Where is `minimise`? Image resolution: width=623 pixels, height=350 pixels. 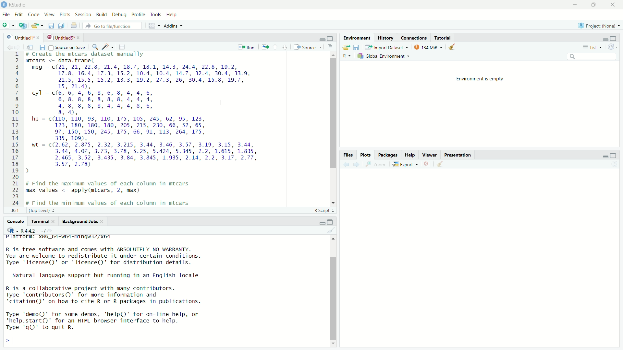
minimise is located at coordinates (605, 38).